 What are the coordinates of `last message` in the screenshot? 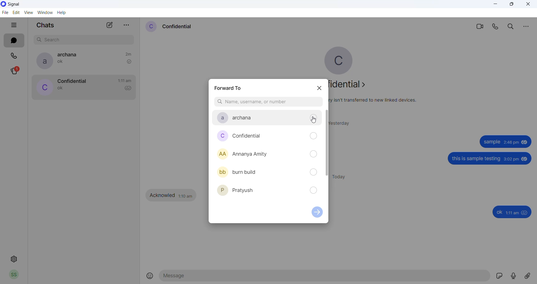 It's located at (62, 63).